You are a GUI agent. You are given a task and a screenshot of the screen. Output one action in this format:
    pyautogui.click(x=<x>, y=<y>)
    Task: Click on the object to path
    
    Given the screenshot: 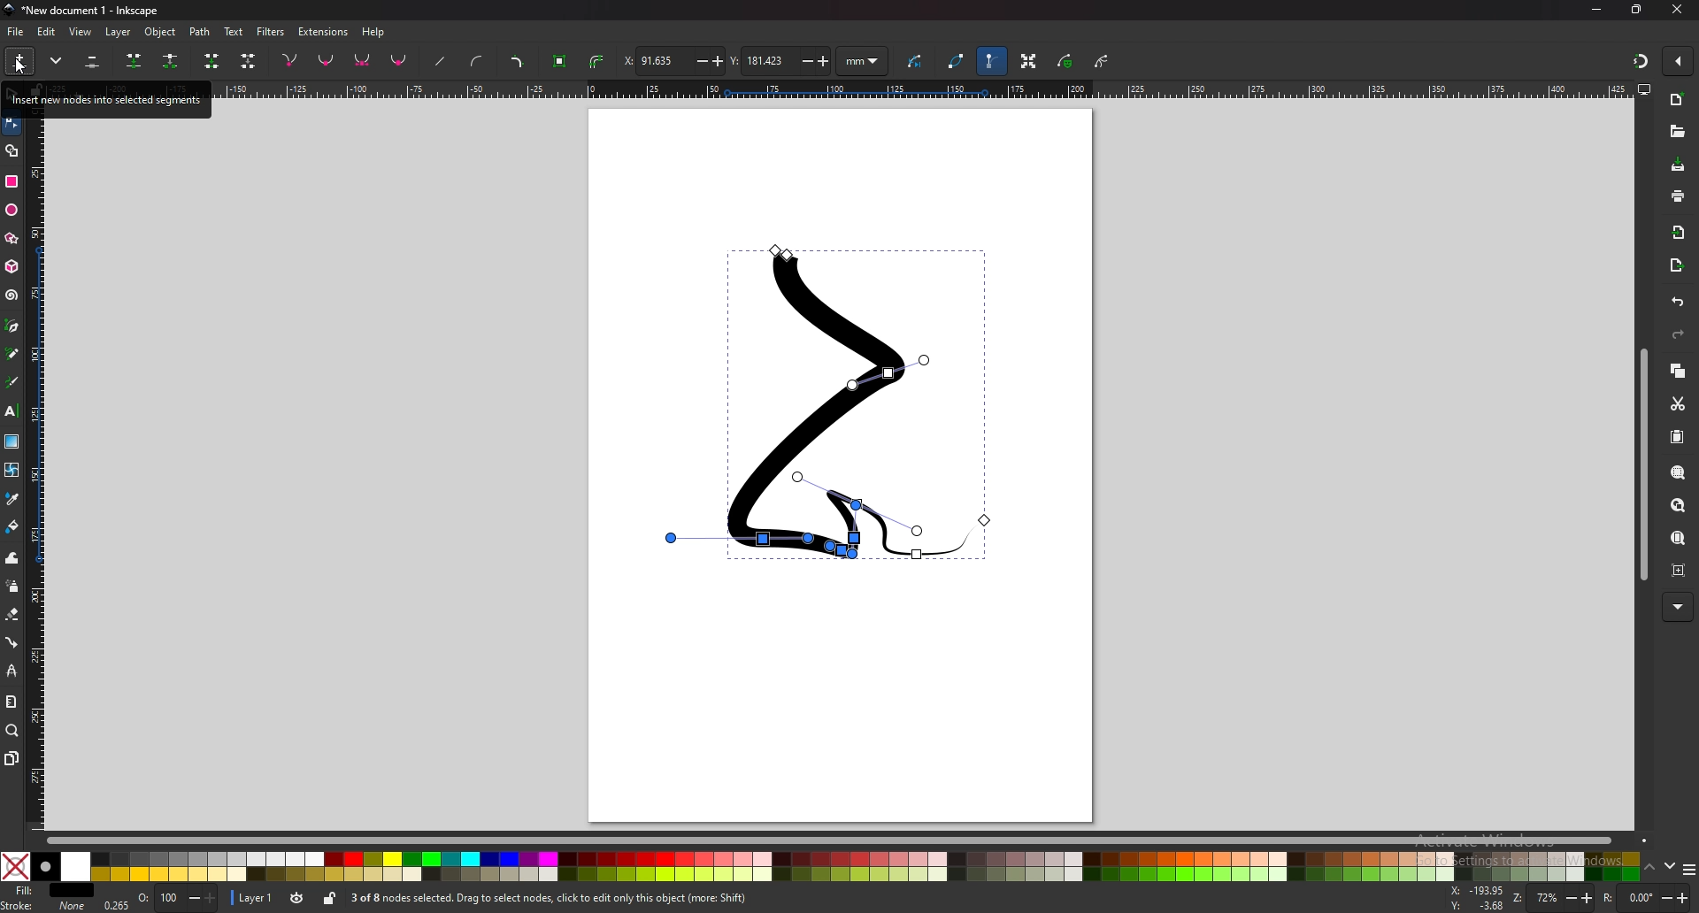 What is the action you would take?
    pyautogui.click(x=560, y=62)
    